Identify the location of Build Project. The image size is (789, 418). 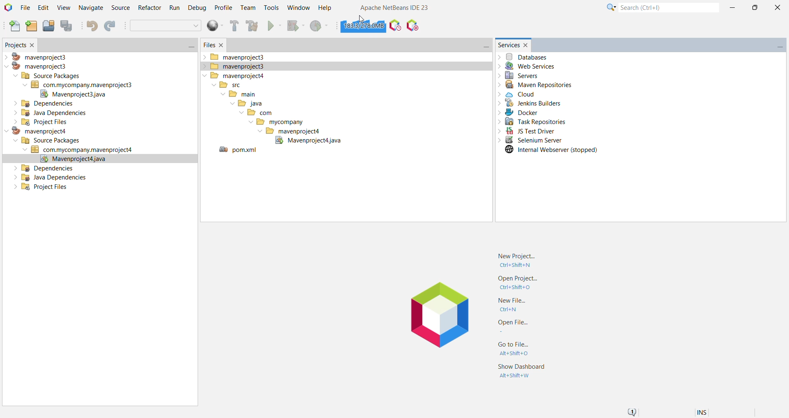
(234, 26).